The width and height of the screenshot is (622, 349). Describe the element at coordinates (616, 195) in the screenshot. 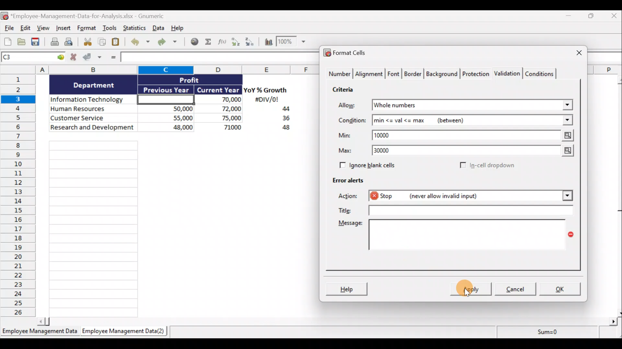

I see `Scroll bar` at that location.